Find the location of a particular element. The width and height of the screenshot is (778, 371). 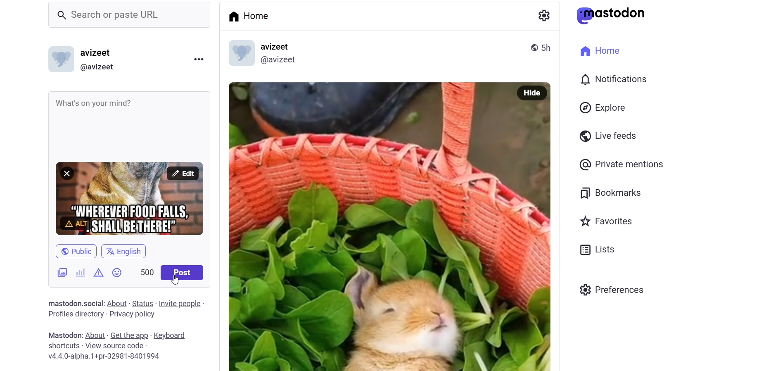

notification is located at coordinates (614, 79).